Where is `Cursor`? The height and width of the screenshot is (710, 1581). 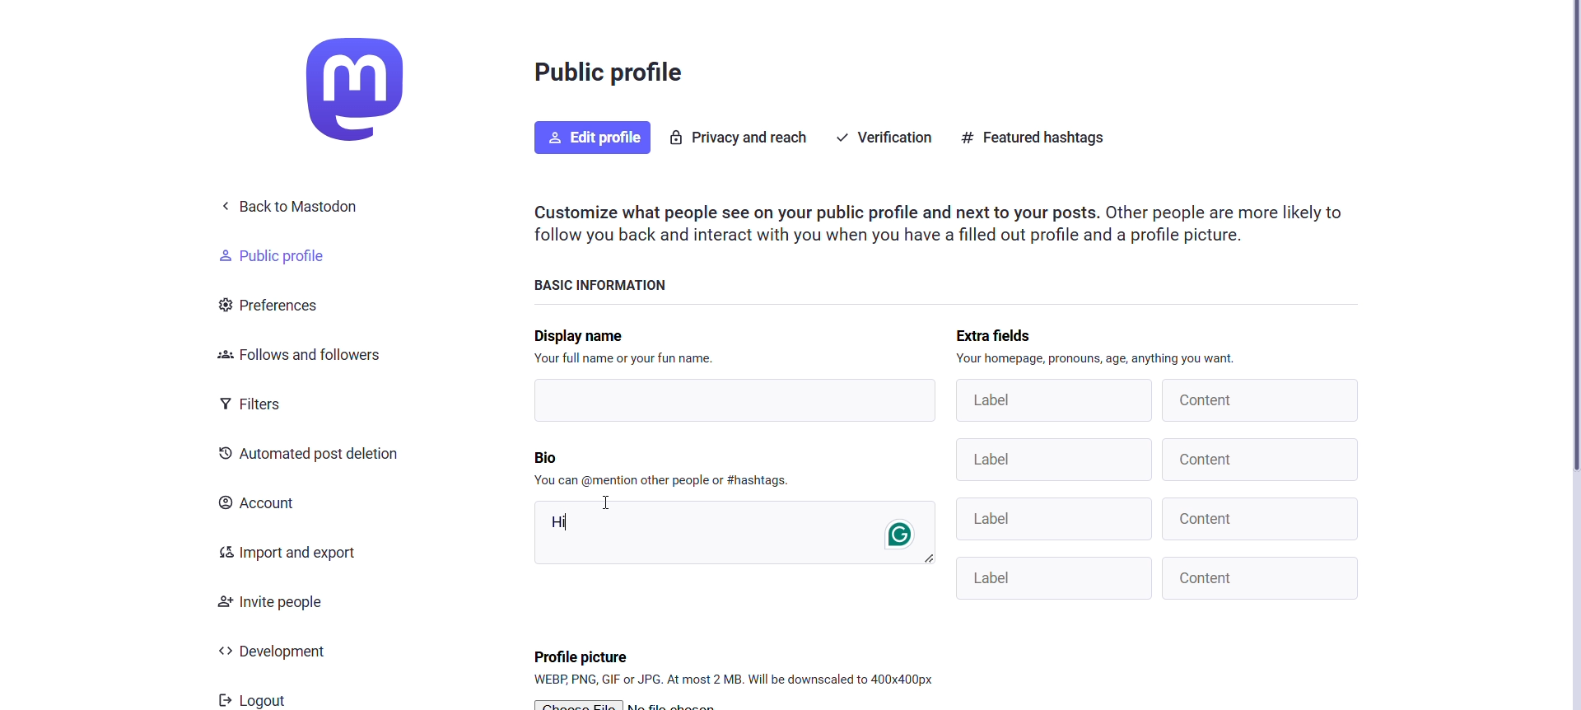 Cursor is located at coordinates (608, 502).